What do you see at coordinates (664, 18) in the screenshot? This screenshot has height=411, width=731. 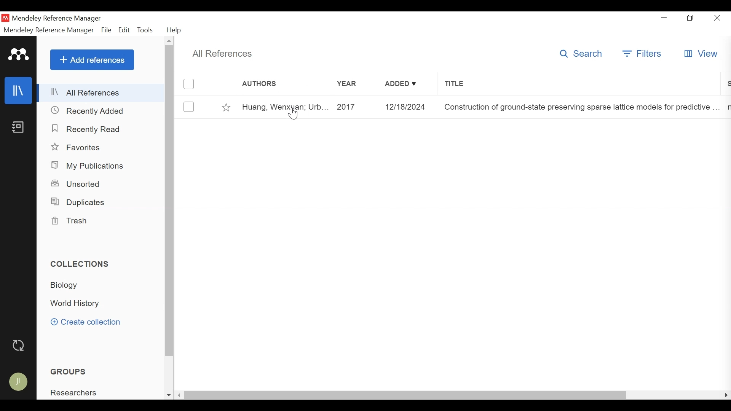 I see `minimize` at bounding box center [664, 18].